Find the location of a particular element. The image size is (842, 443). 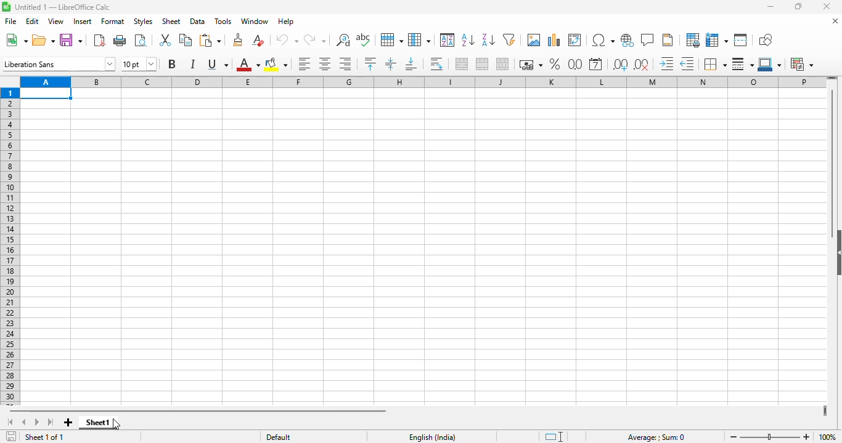

view is located at coordinates (55, 21).